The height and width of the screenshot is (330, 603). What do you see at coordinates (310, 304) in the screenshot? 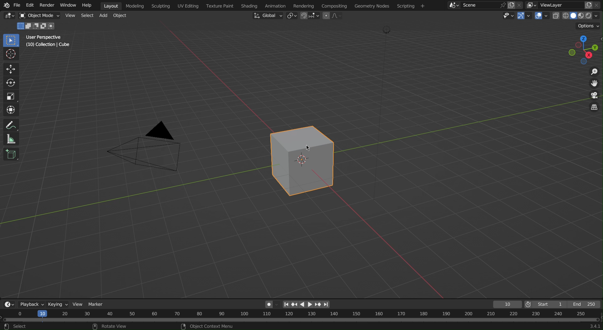
I see `right` at bounding box center [310, 304].